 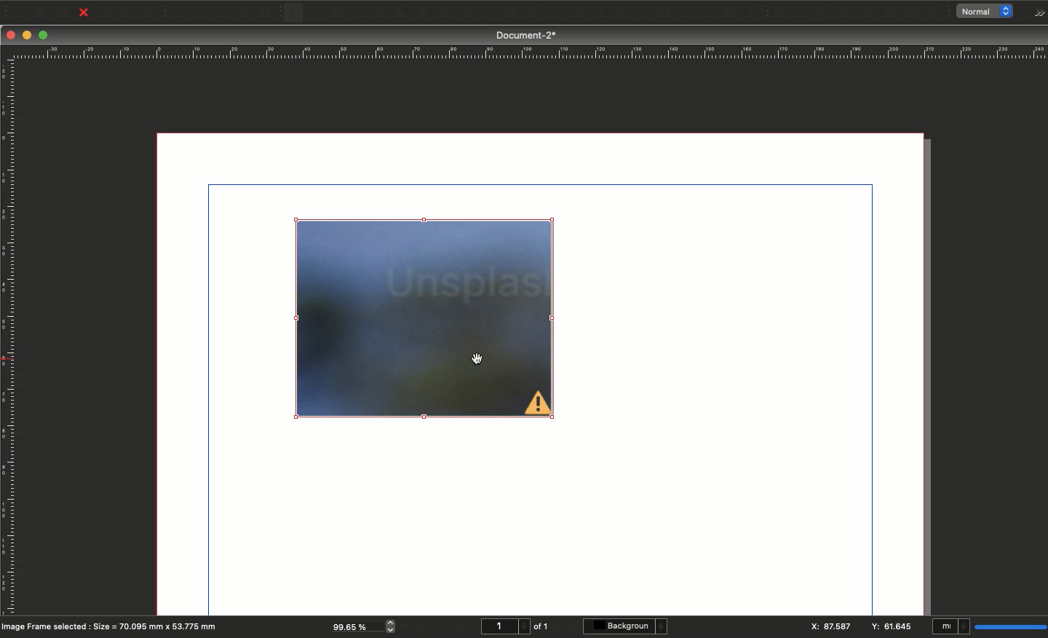 I want to click on Zoom in or out, so click(x=579, y=15).